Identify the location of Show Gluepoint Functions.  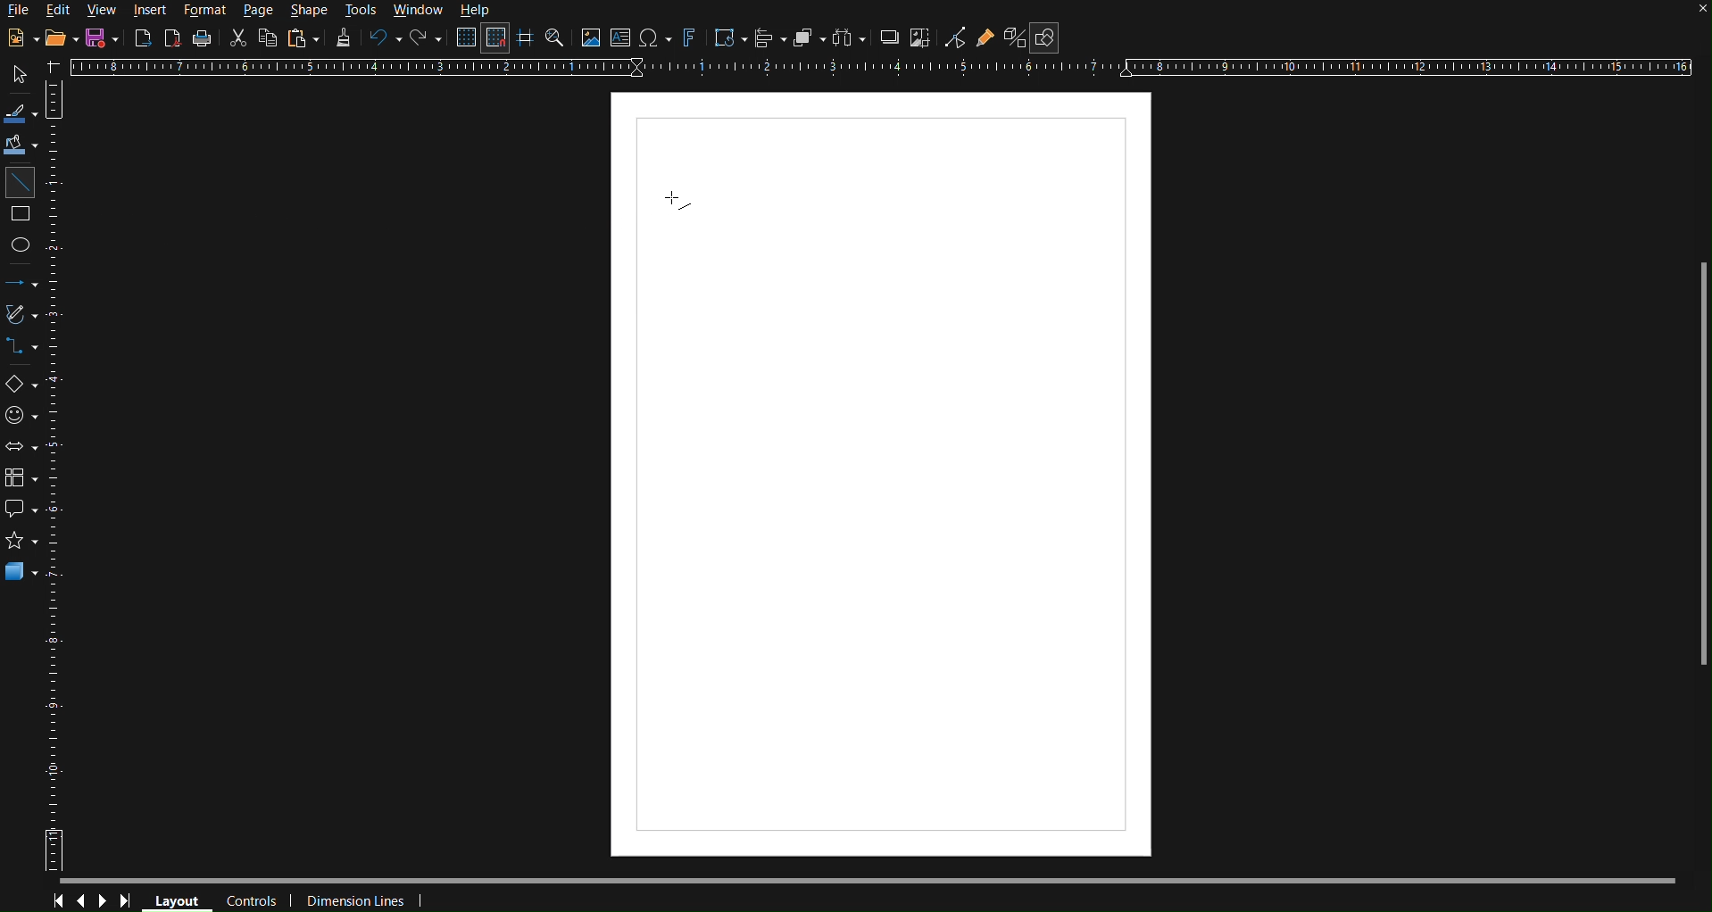
(985, 37).